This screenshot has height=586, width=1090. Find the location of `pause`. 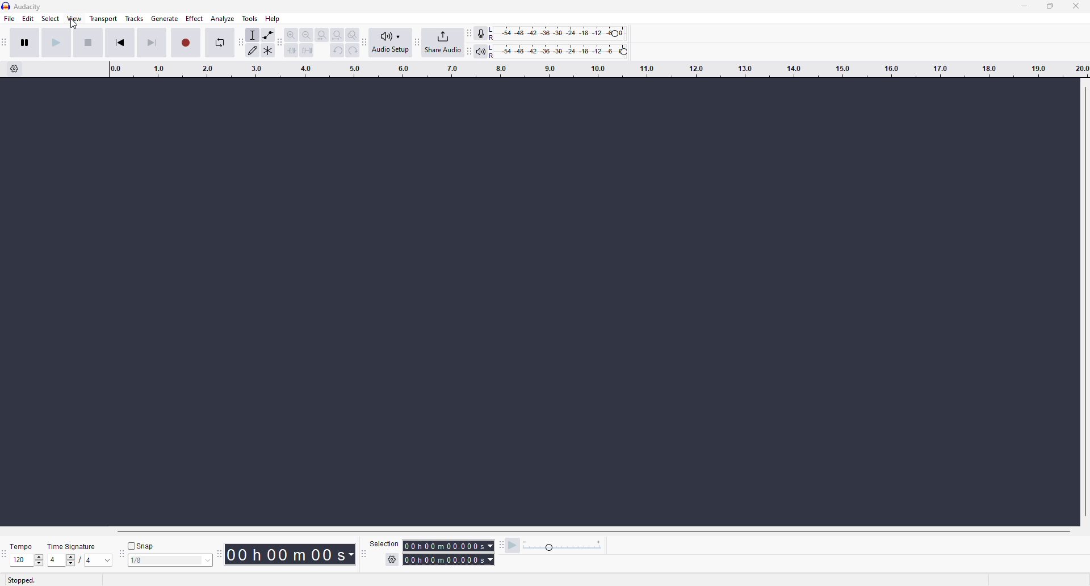

pause is located at coordinates (25, 42).